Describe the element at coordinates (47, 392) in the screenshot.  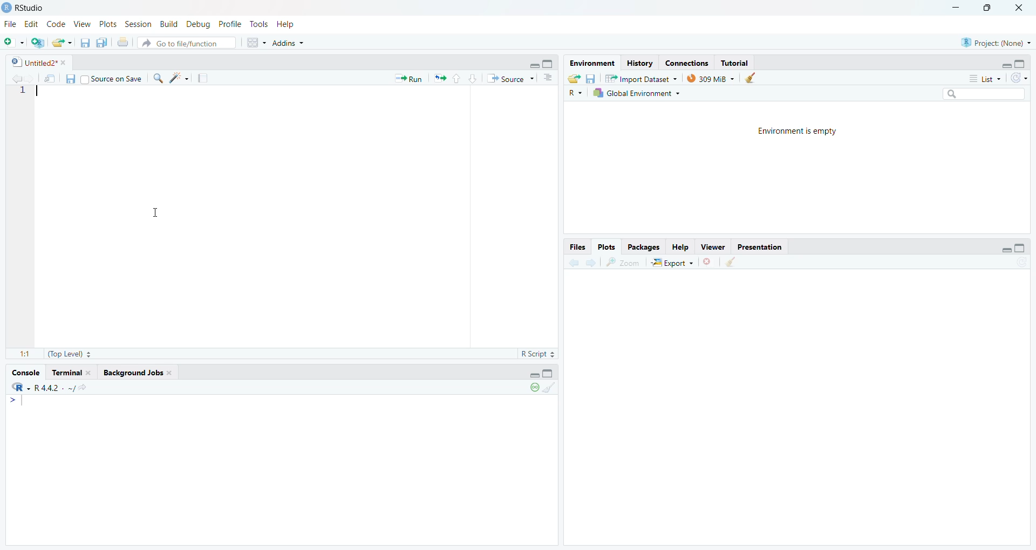
I see `R442` at that location.